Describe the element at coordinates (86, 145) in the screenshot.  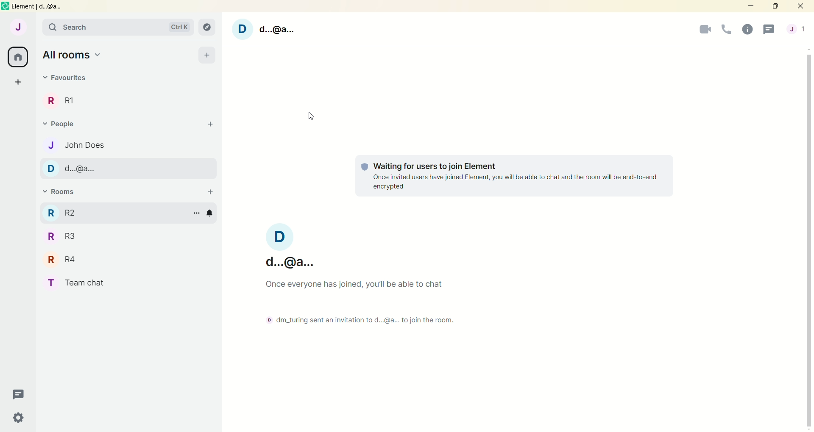
I see `John Does` at that location.